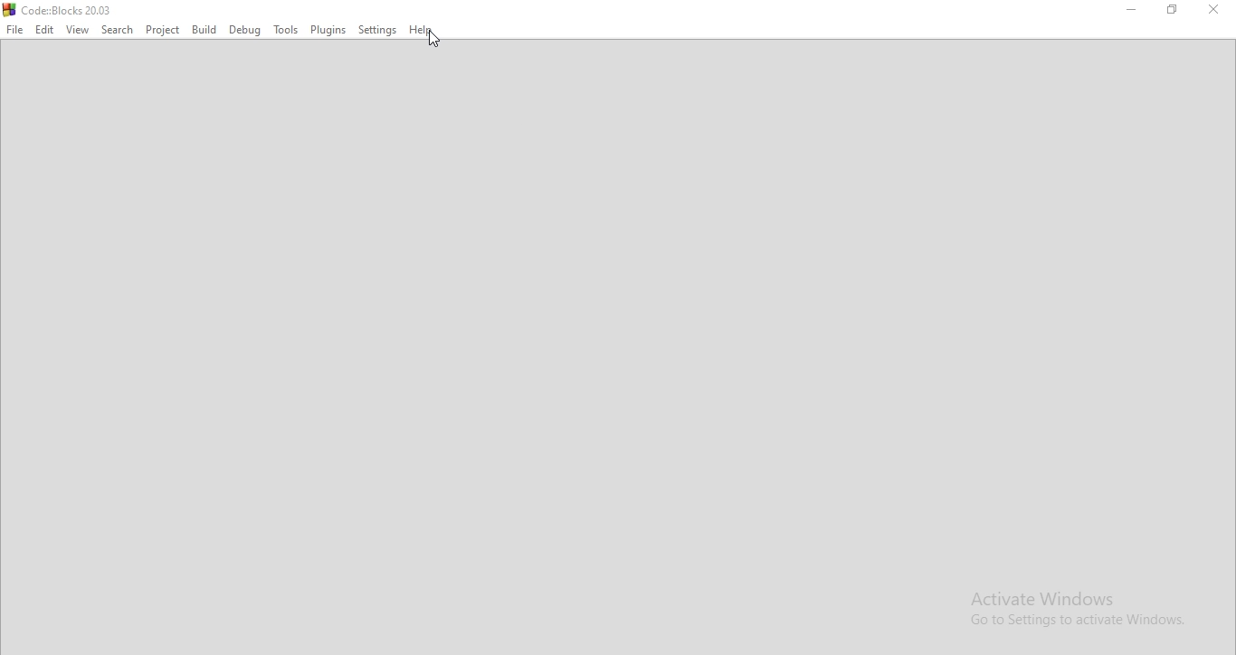  Describe the element at coordinates (204, 31) in the screenshot. I see `Build ` at that location.